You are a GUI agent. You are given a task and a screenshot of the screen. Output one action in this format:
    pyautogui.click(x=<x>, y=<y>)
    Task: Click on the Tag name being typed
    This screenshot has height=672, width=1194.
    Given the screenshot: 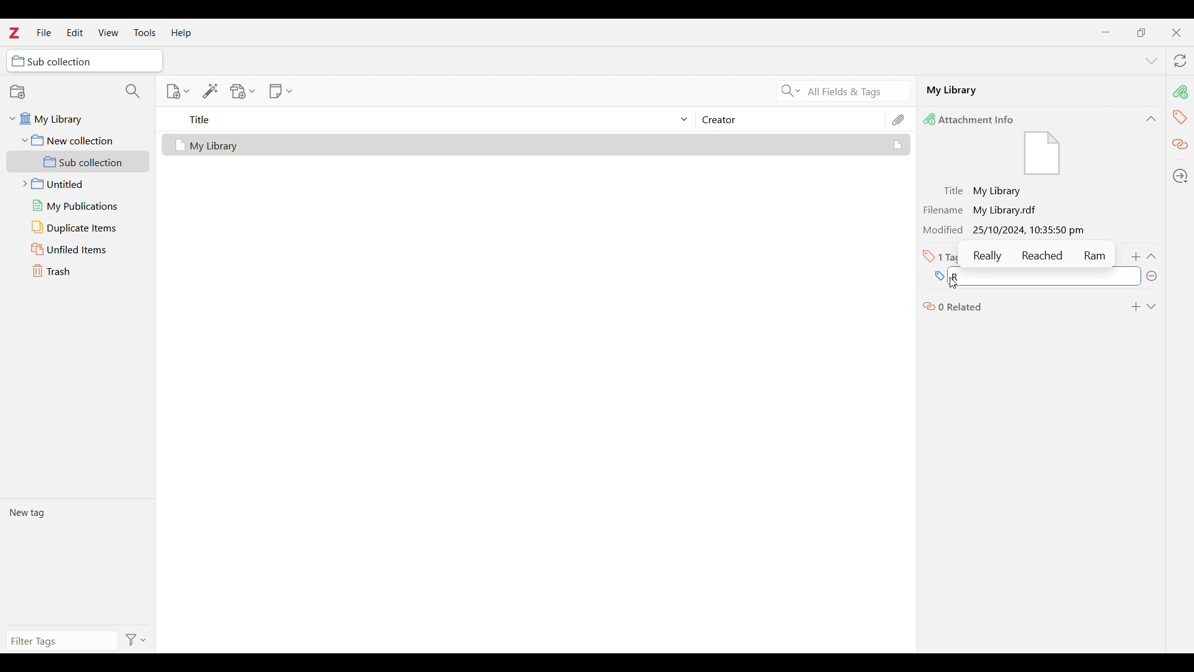 What is the action you would take?
    pyautogui.click(x=1035, y=276)
    